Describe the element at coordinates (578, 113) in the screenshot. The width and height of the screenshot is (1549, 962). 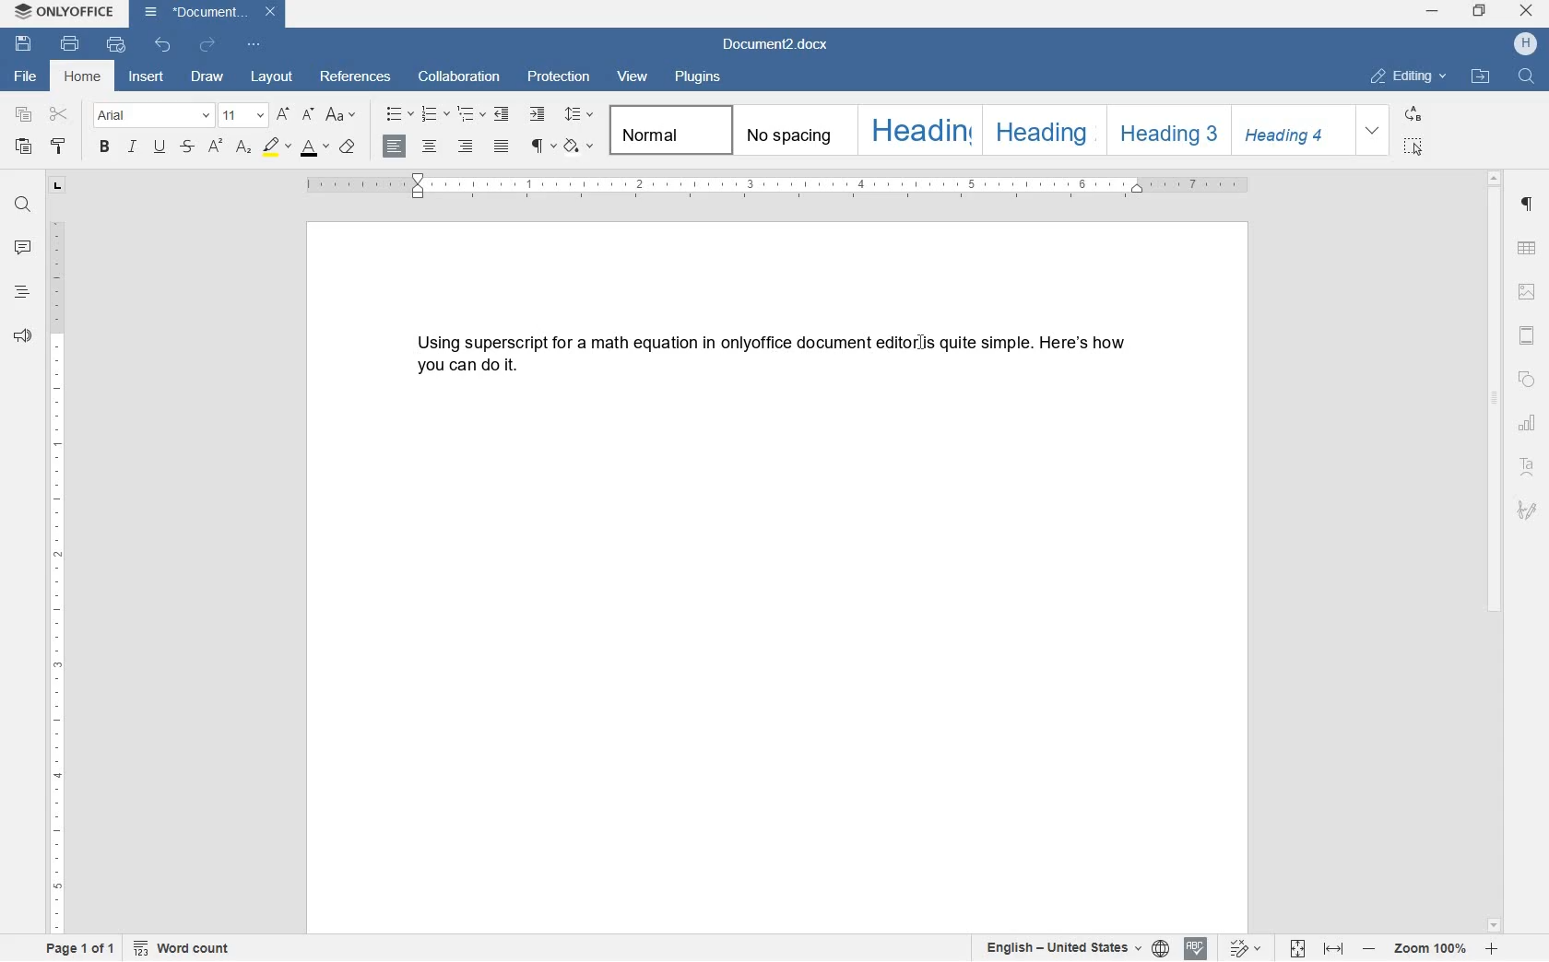
I see `paragraph line spacing` at that location.